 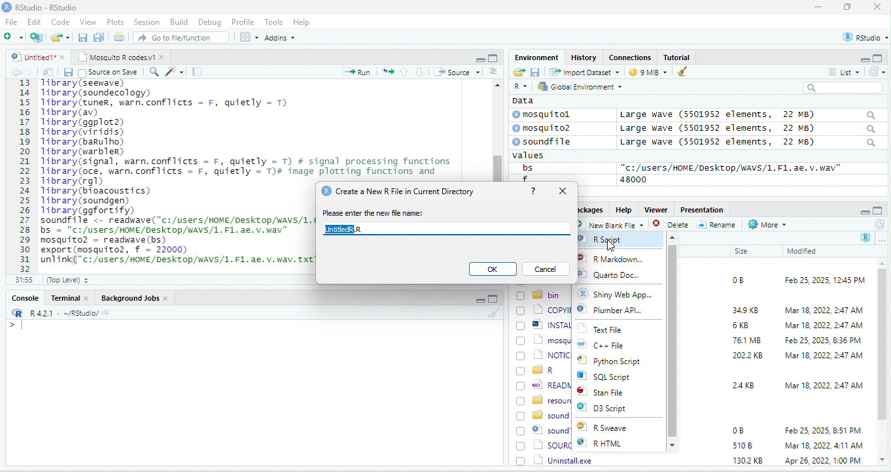 I want to click on 349K8, so click(x=746, y=311).